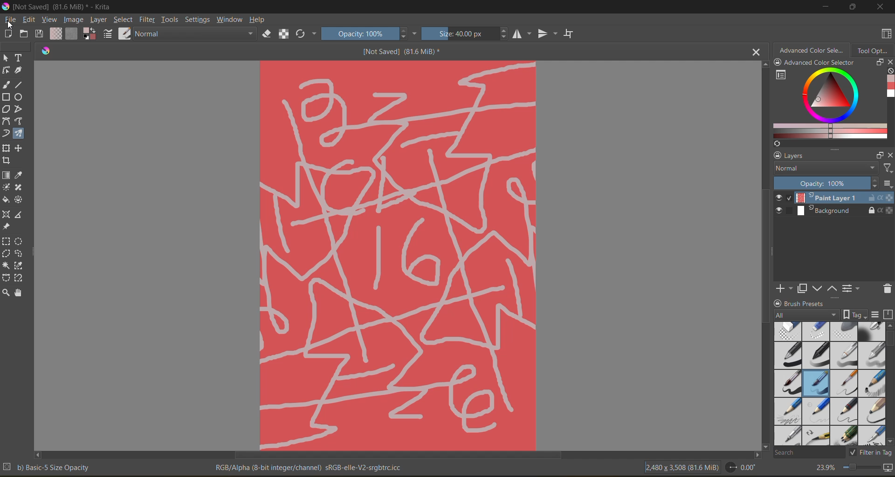 This screenshot has height=477, width=895. What do you see at coordinates (6, 241) in the screenshot?
I see `tool` at bounding box center [6, 241].